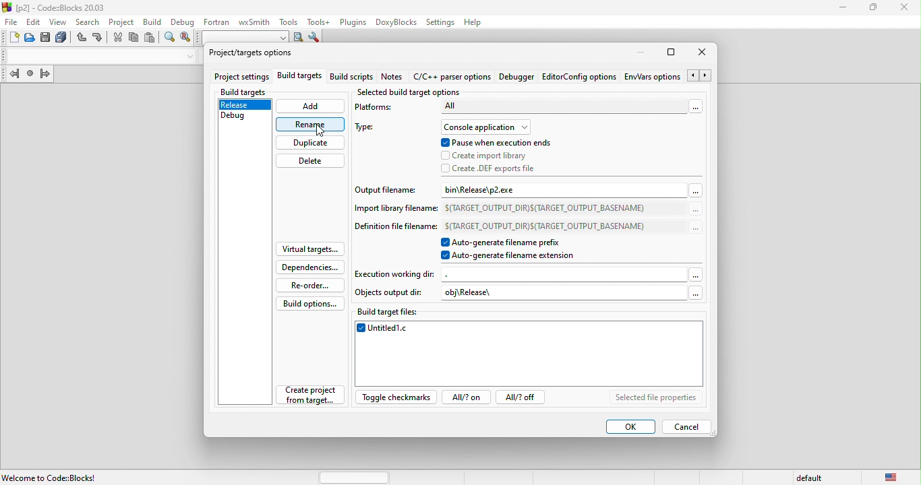  Describe the element at coordinates (314, 38) in the screenshot. I see `show options window` at that location.